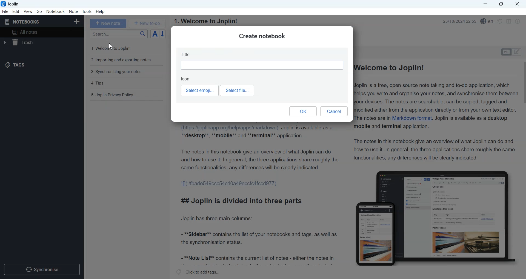 This screenshot has width=526, height=279. Describe the element at coordinates (108, 23) in the screenshot. I see `+ New note` at that location.